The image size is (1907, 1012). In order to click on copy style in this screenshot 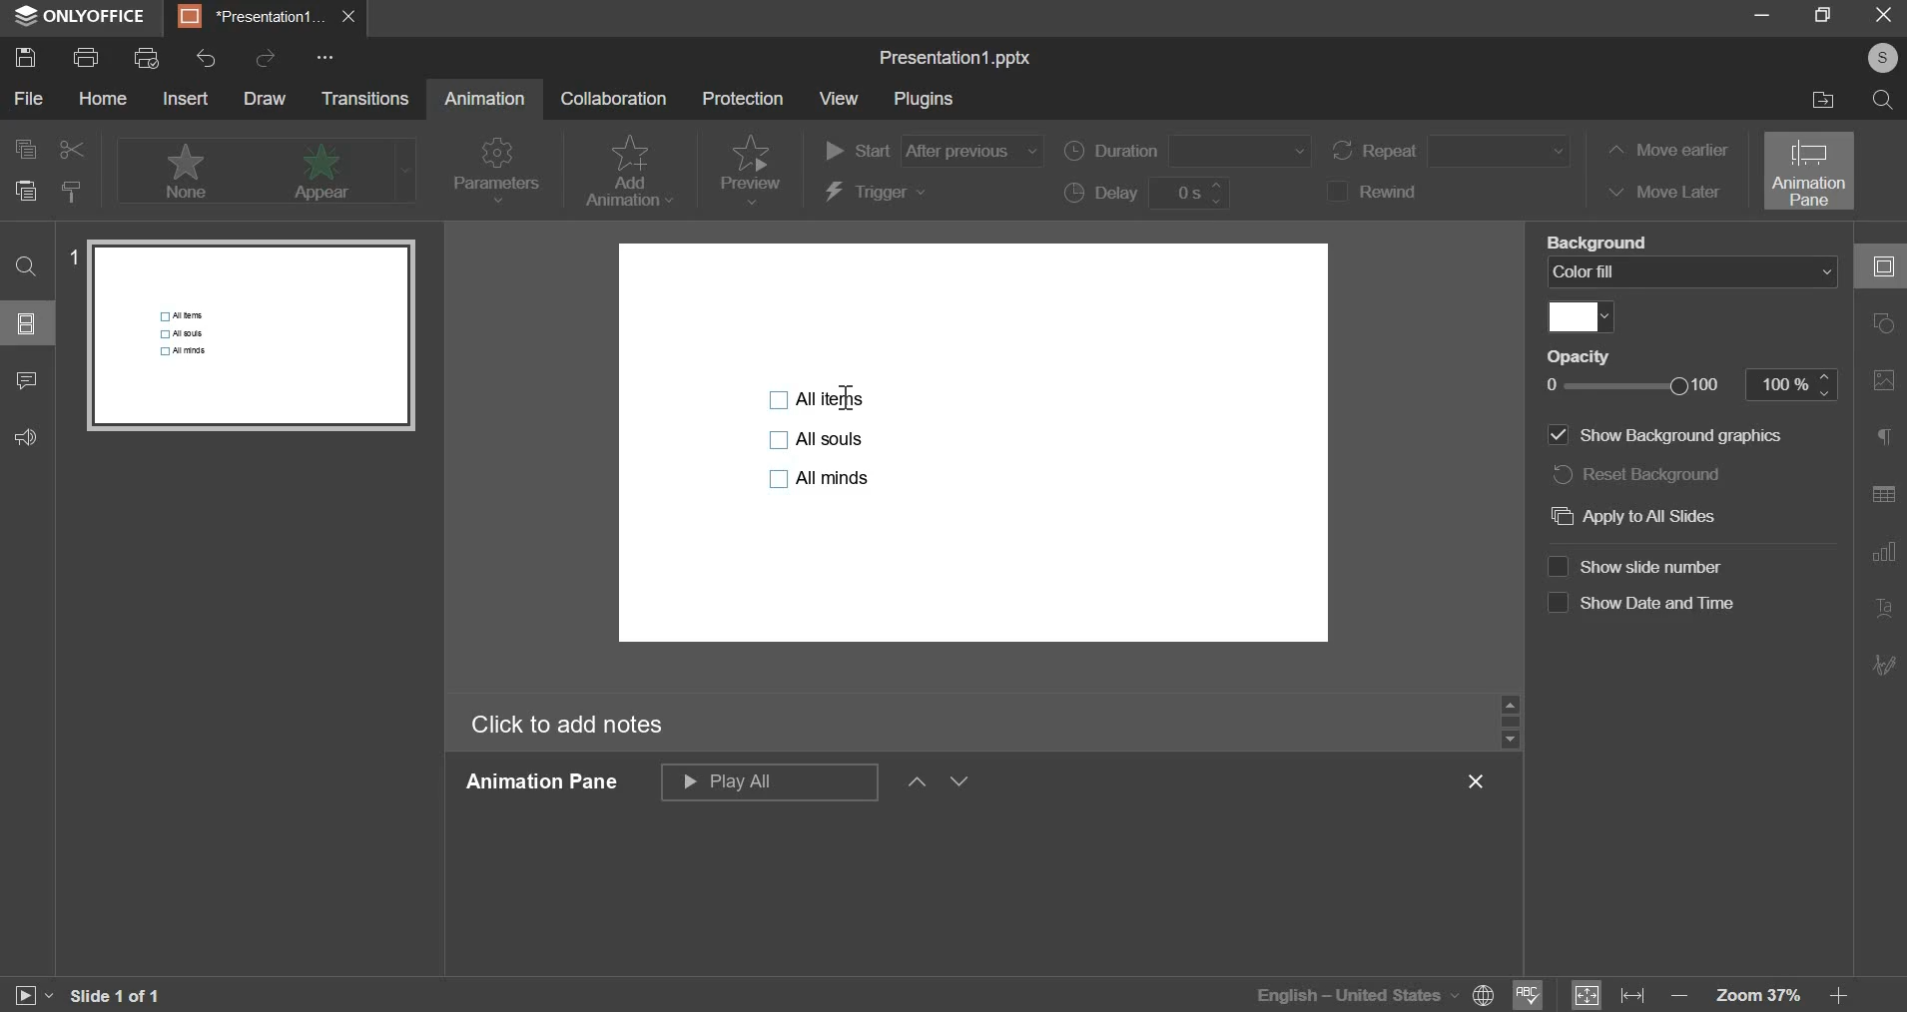, I will do `click(74, 191)`.